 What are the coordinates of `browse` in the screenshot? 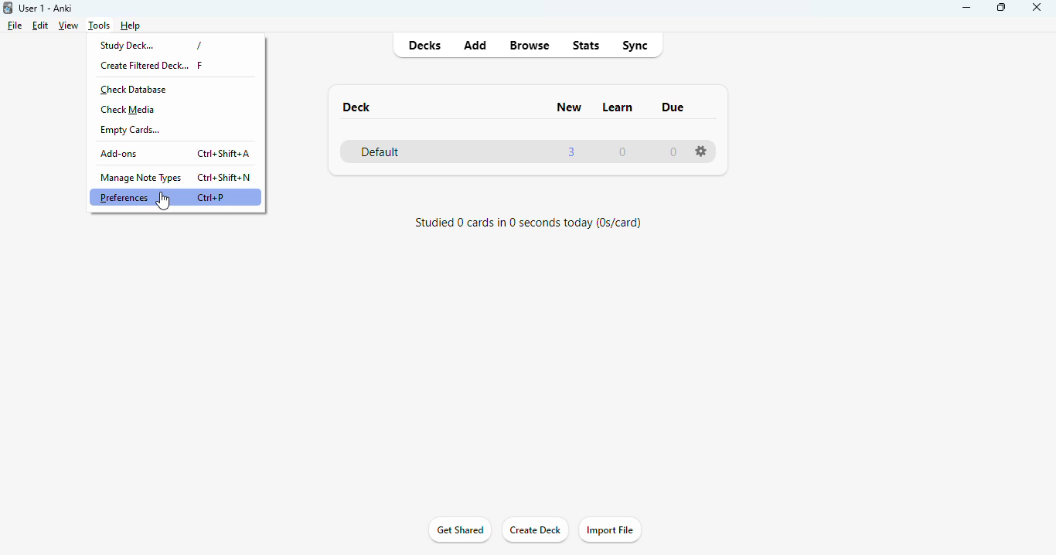 It's located at (530, 46).